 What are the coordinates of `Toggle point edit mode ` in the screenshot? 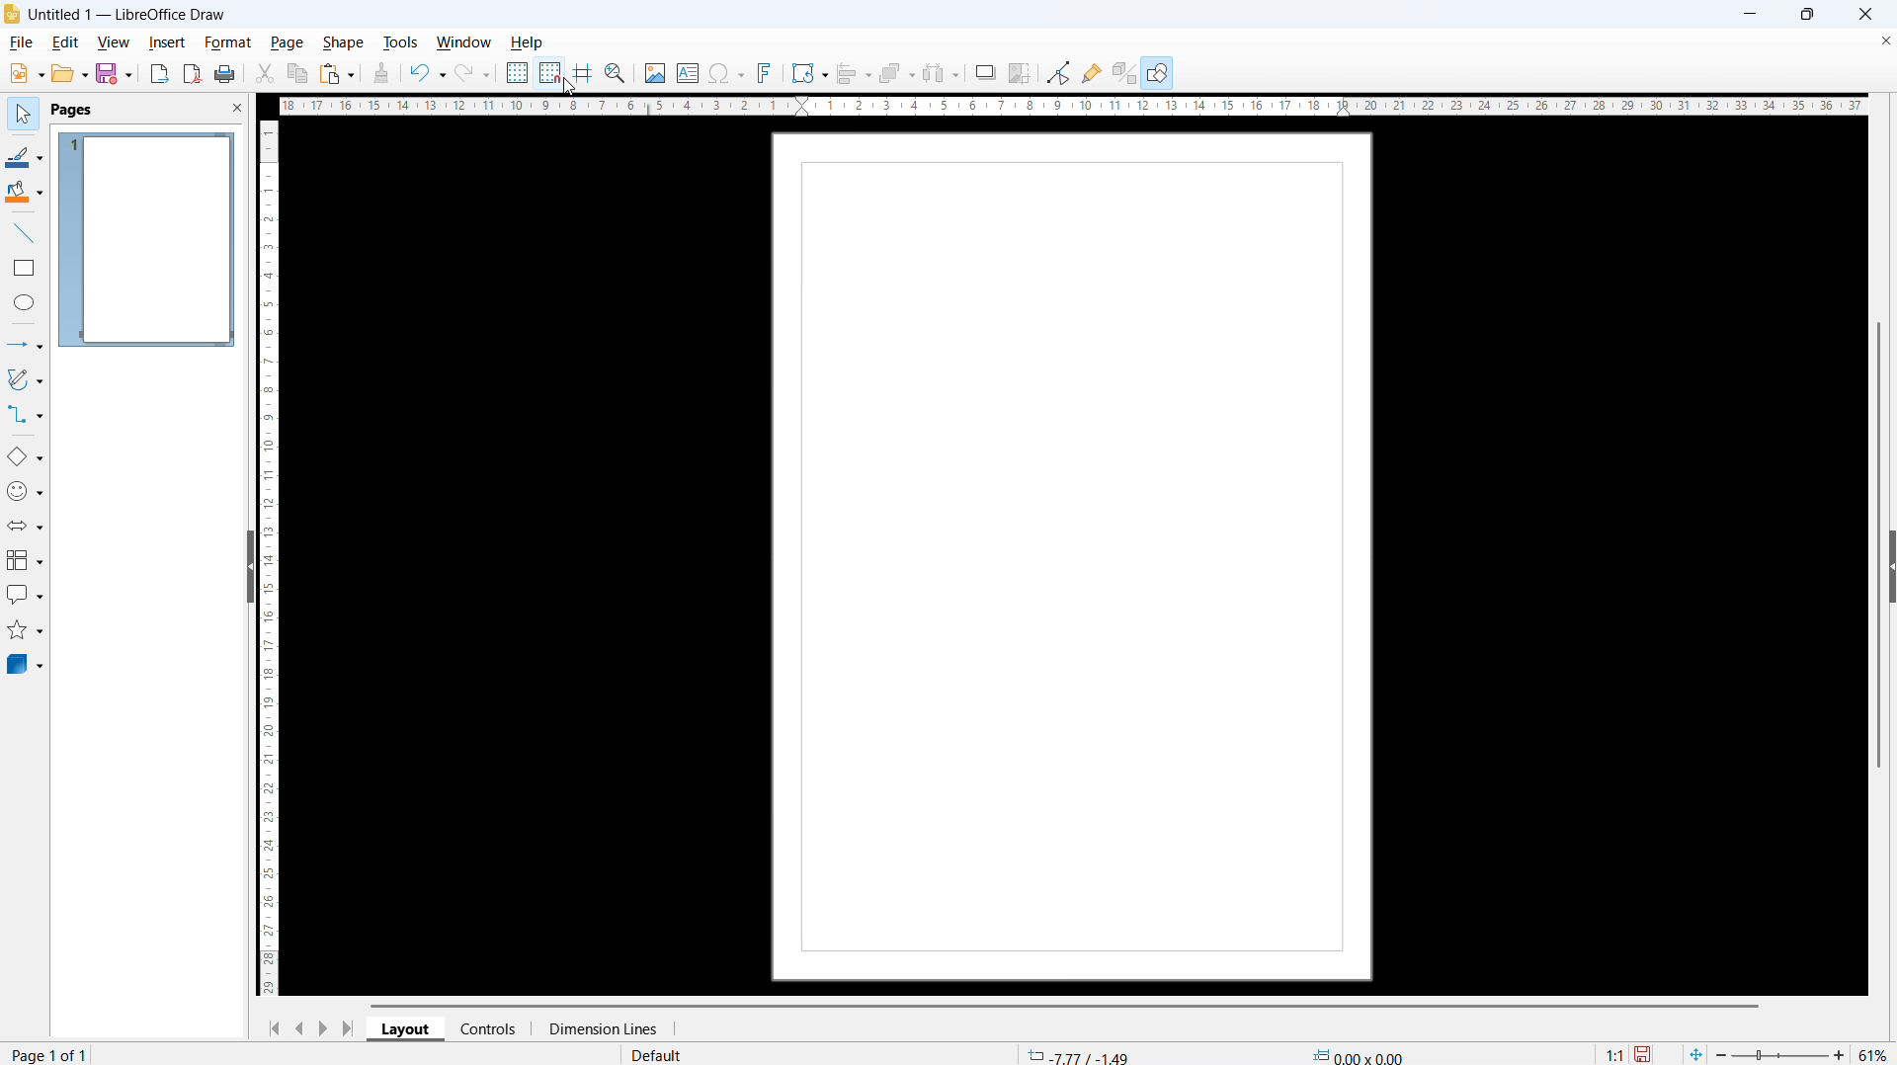 It's located at (1058, 71).